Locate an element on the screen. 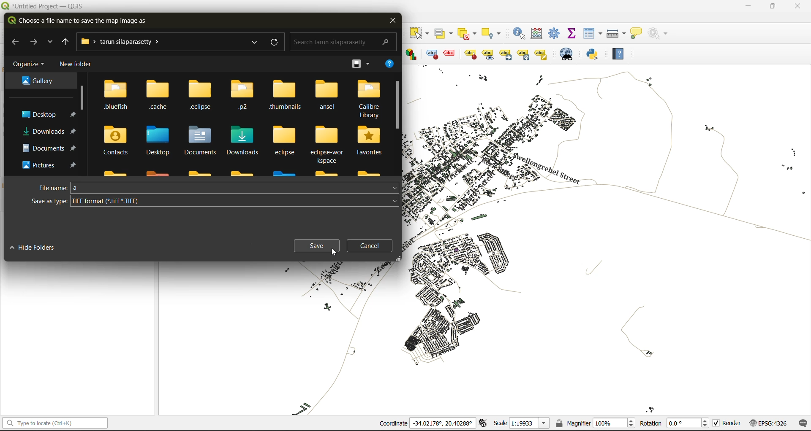  python is located at coordinates (596, 55).